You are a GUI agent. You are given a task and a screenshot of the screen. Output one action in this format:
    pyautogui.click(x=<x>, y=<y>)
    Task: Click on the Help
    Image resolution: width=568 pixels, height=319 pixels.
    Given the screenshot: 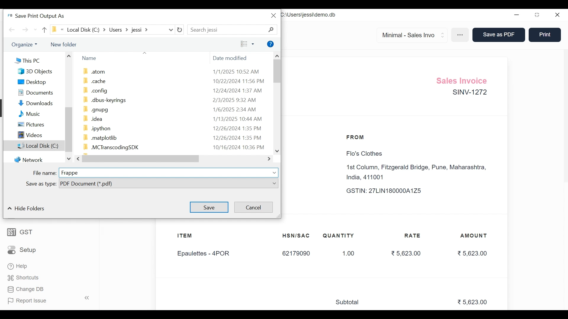 What is the action you would take?
    pyautogui.click(x=271, y=44)
    